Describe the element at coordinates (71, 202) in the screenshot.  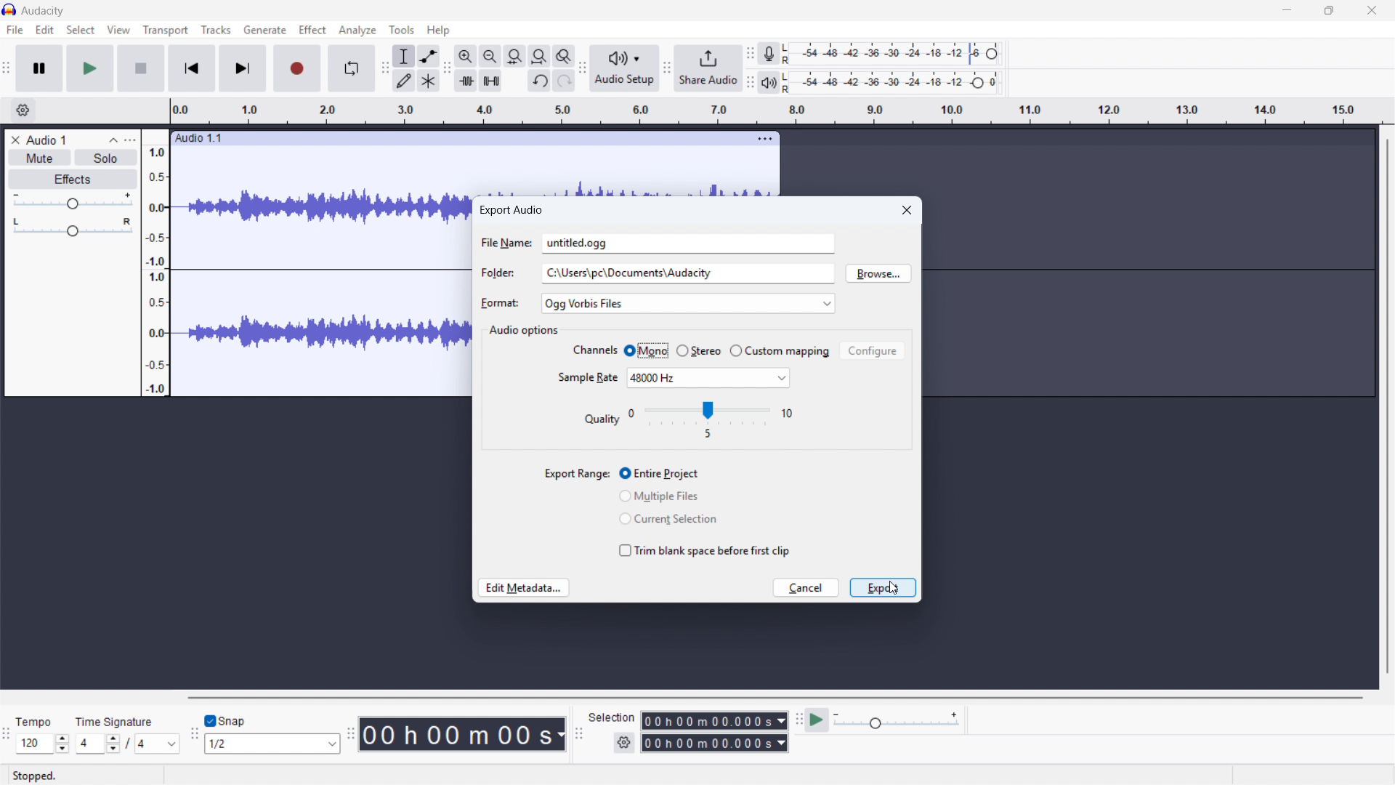
I see `gain ` at that location.